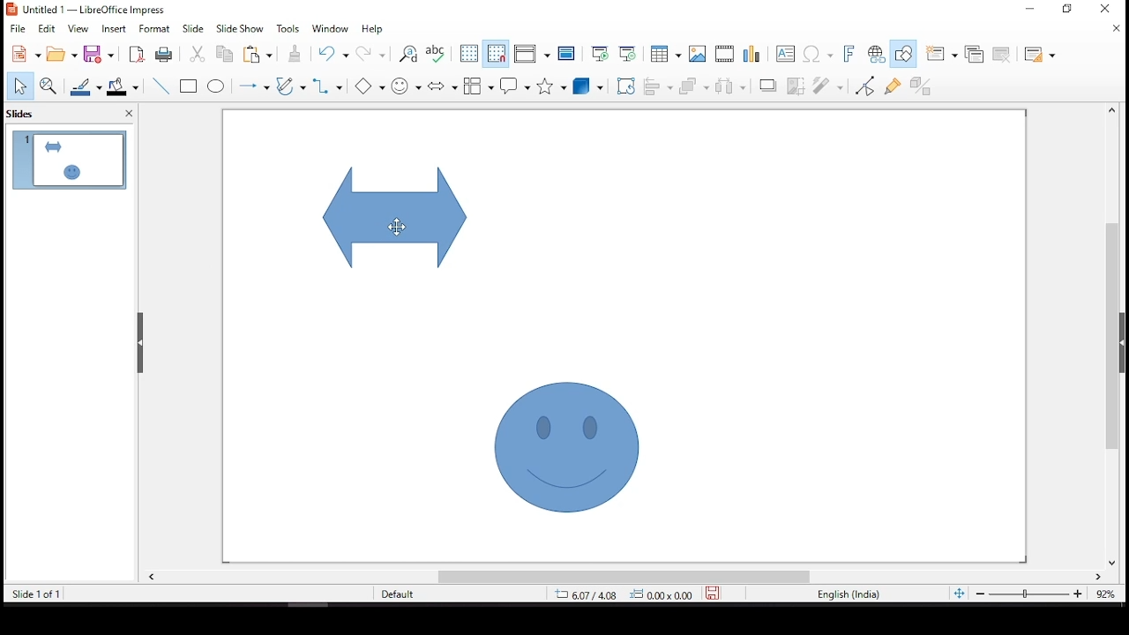 This screenshot has width=1129, height=635. What do you see at coordinates (47, 27) in the screenshot?
I see `edit` at bounding box center [47, 27].